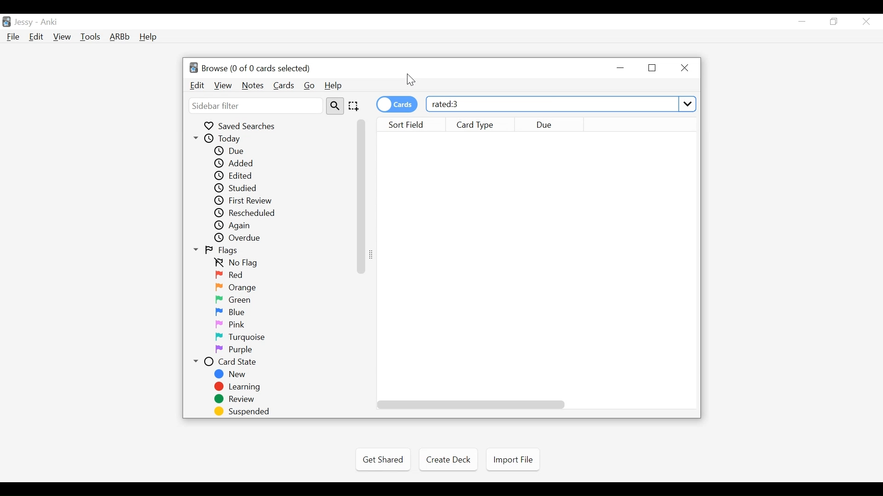 The width and height of the screenshot is (883, 496). What do you see at coordinates (245, 201) in the screenshot?
I see `First Review` at bounding box center [245, 201].